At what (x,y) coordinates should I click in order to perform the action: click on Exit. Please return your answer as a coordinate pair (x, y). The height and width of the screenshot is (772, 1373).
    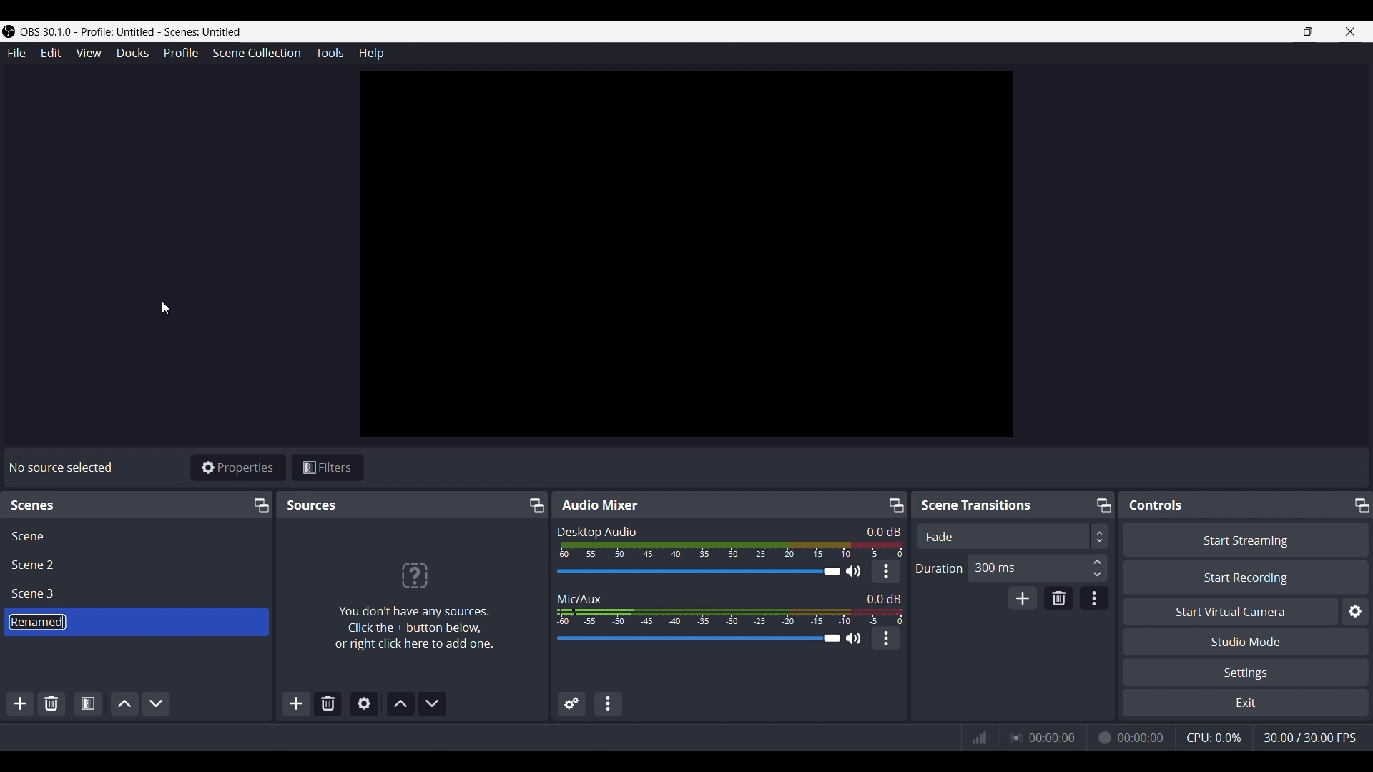
    Looking at the image, I should click on (1244, 703).